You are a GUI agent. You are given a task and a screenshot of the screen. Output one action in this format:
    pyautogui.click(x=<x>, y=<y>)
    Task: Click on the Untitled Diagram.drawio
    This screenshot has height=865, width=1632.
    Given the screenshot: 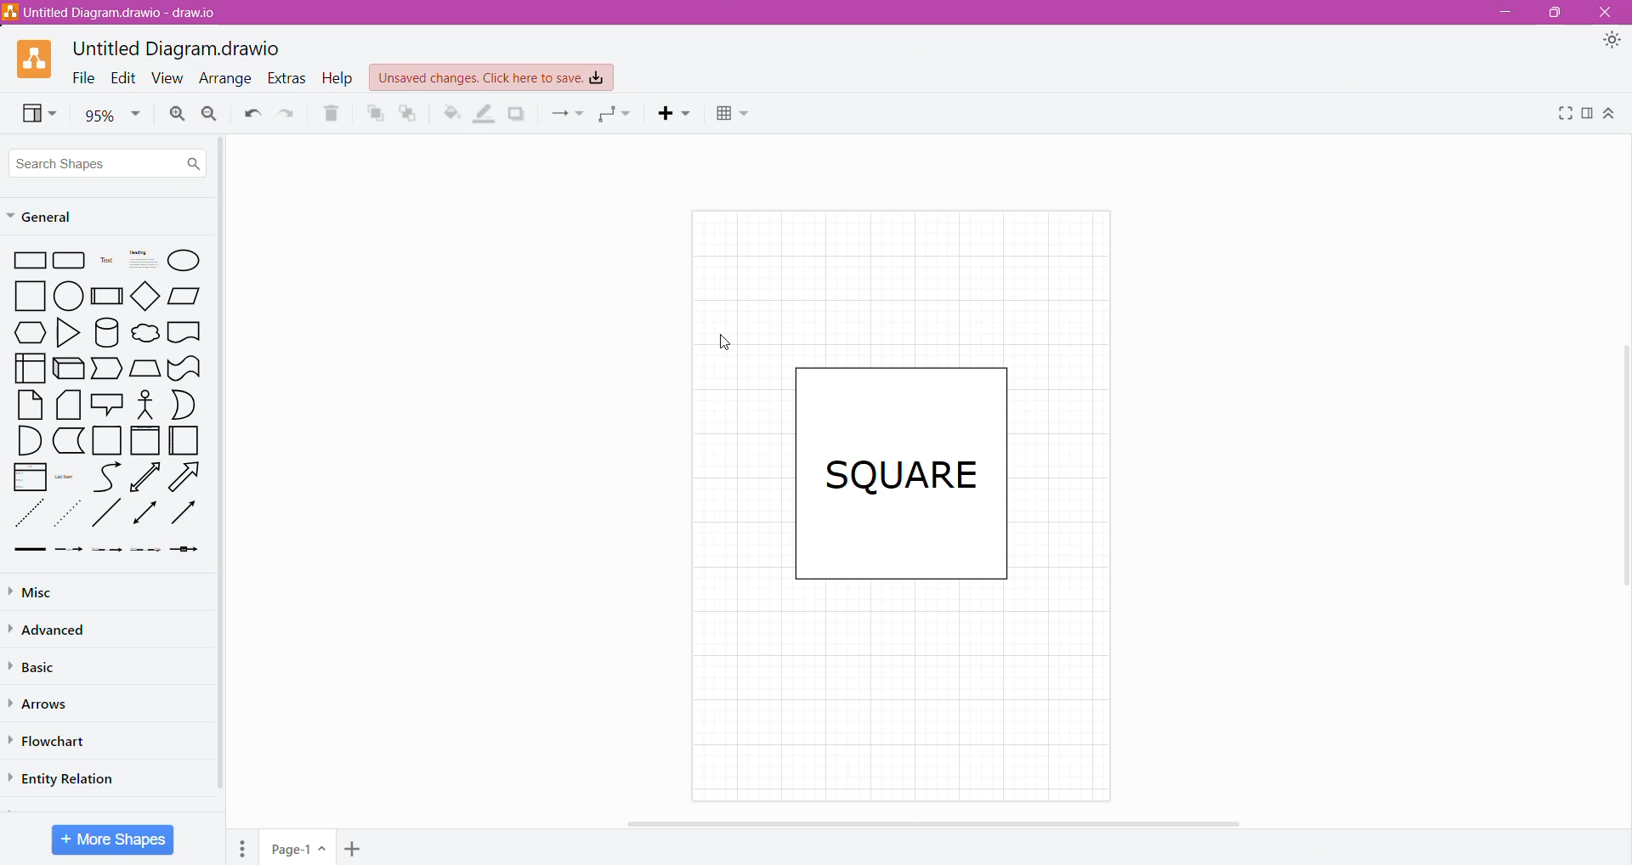 What is the action you would take?
    pyautogui.click(x=177, y=48)
    